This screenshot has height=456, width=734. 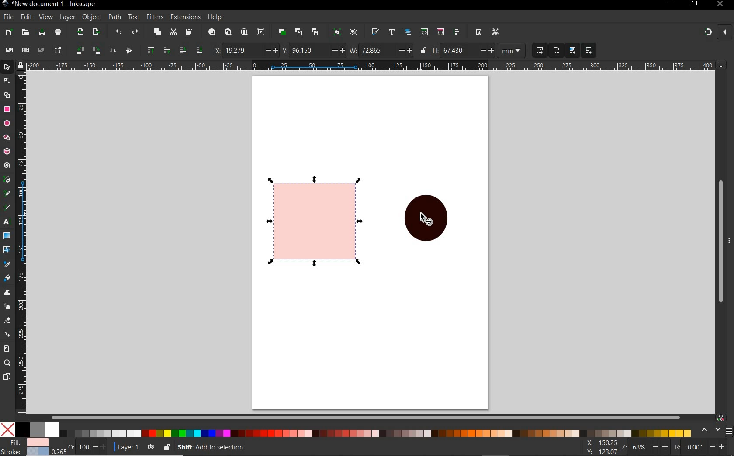 What do you see at coordinates (135, 446) in the screenshot?
I see `layer 1` at bounding box center [135, 446].